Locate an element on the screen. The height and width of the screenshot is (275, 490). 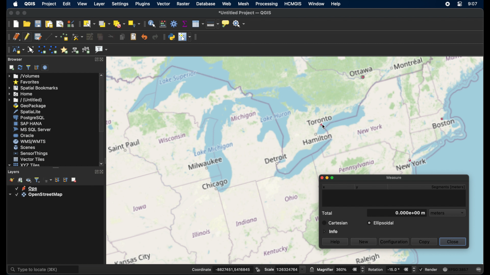
window is located at coordinates (317, 3).